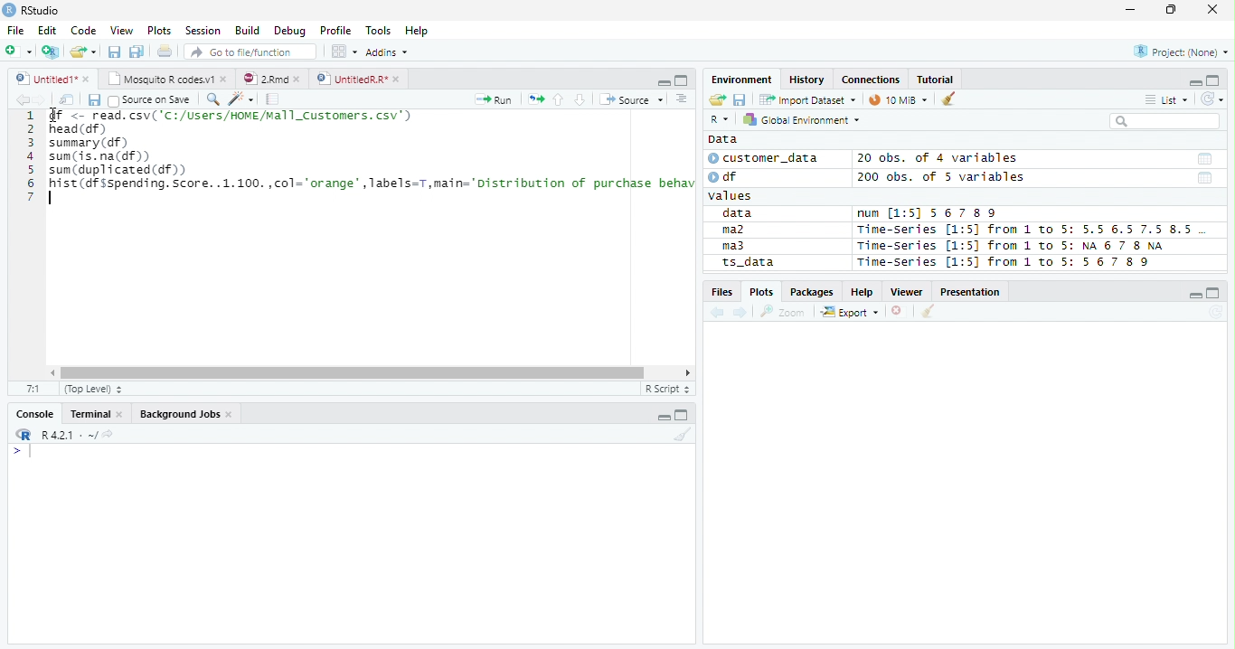 This screenshot has width=1235, height=649. What do you see at coordinates (666, 389) in the screenshot?
I see `R script` at bounding box center [666, 389].